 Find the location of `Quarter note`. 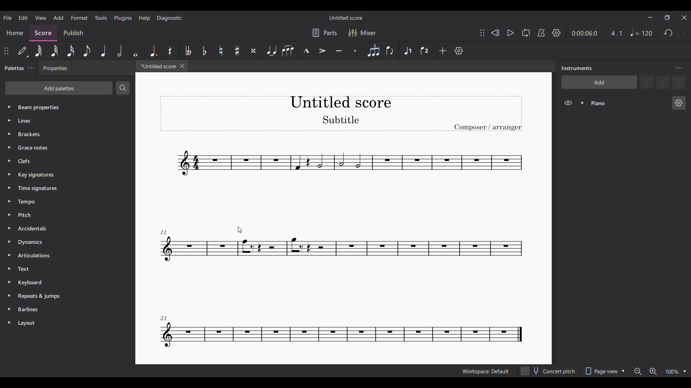

Quarter note is located at coordinates (103, 51).